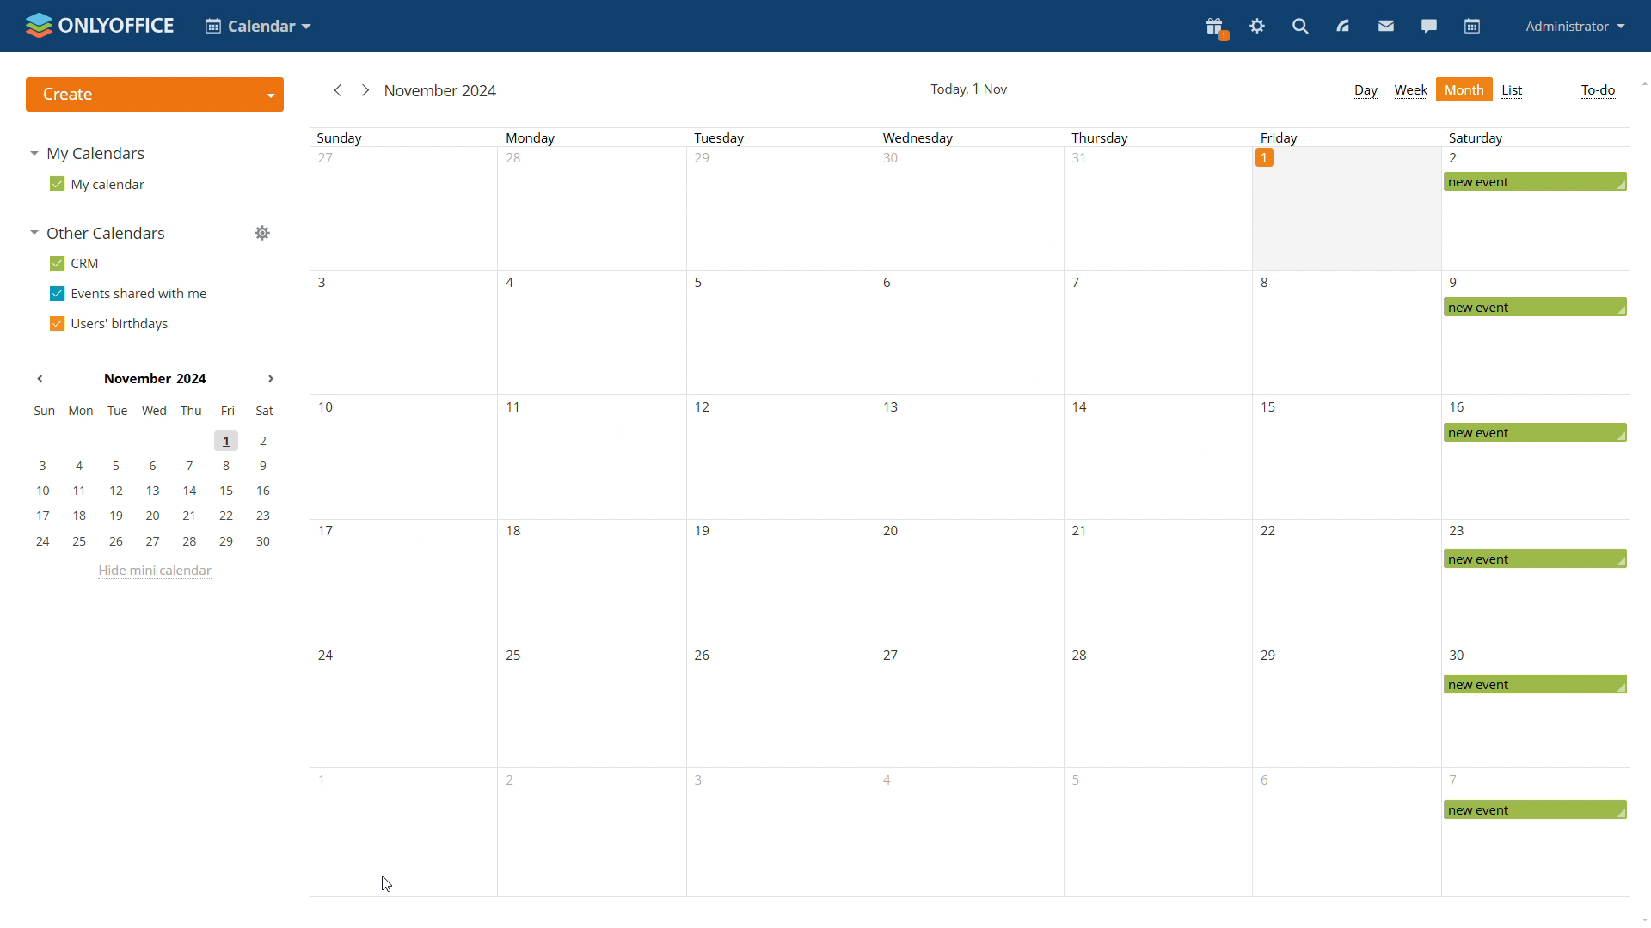  I want to click on my calendars, so click(91, 151).